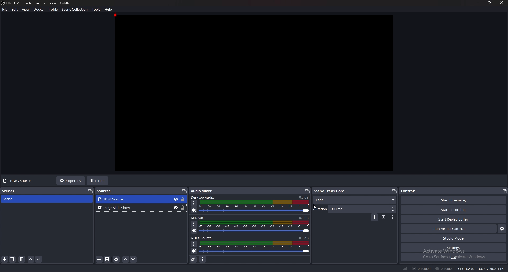 The image size is (508, 272). What do you see at coordinates (478, 3) in the screenshot?
I see `minimize` at bounding box center [478, 3].